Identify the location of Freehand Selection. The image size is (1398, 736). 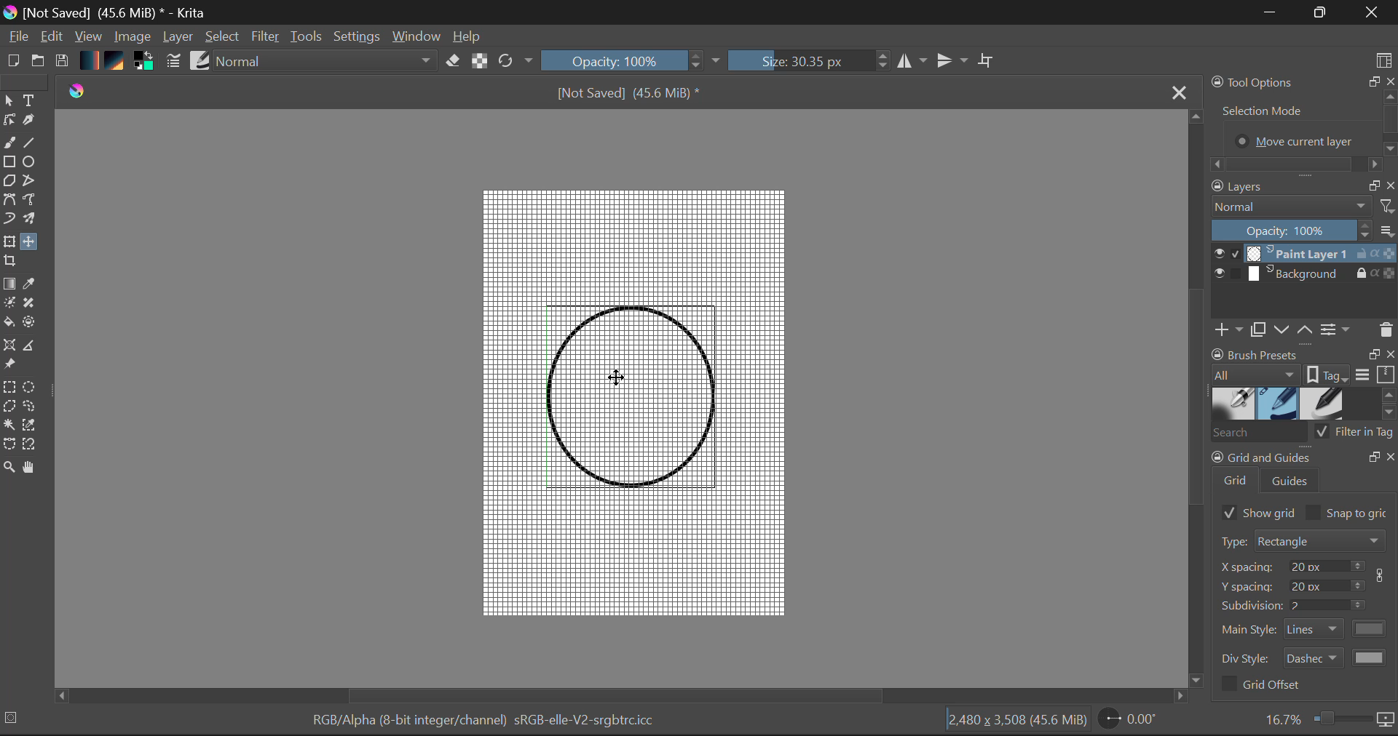
(31, 407).